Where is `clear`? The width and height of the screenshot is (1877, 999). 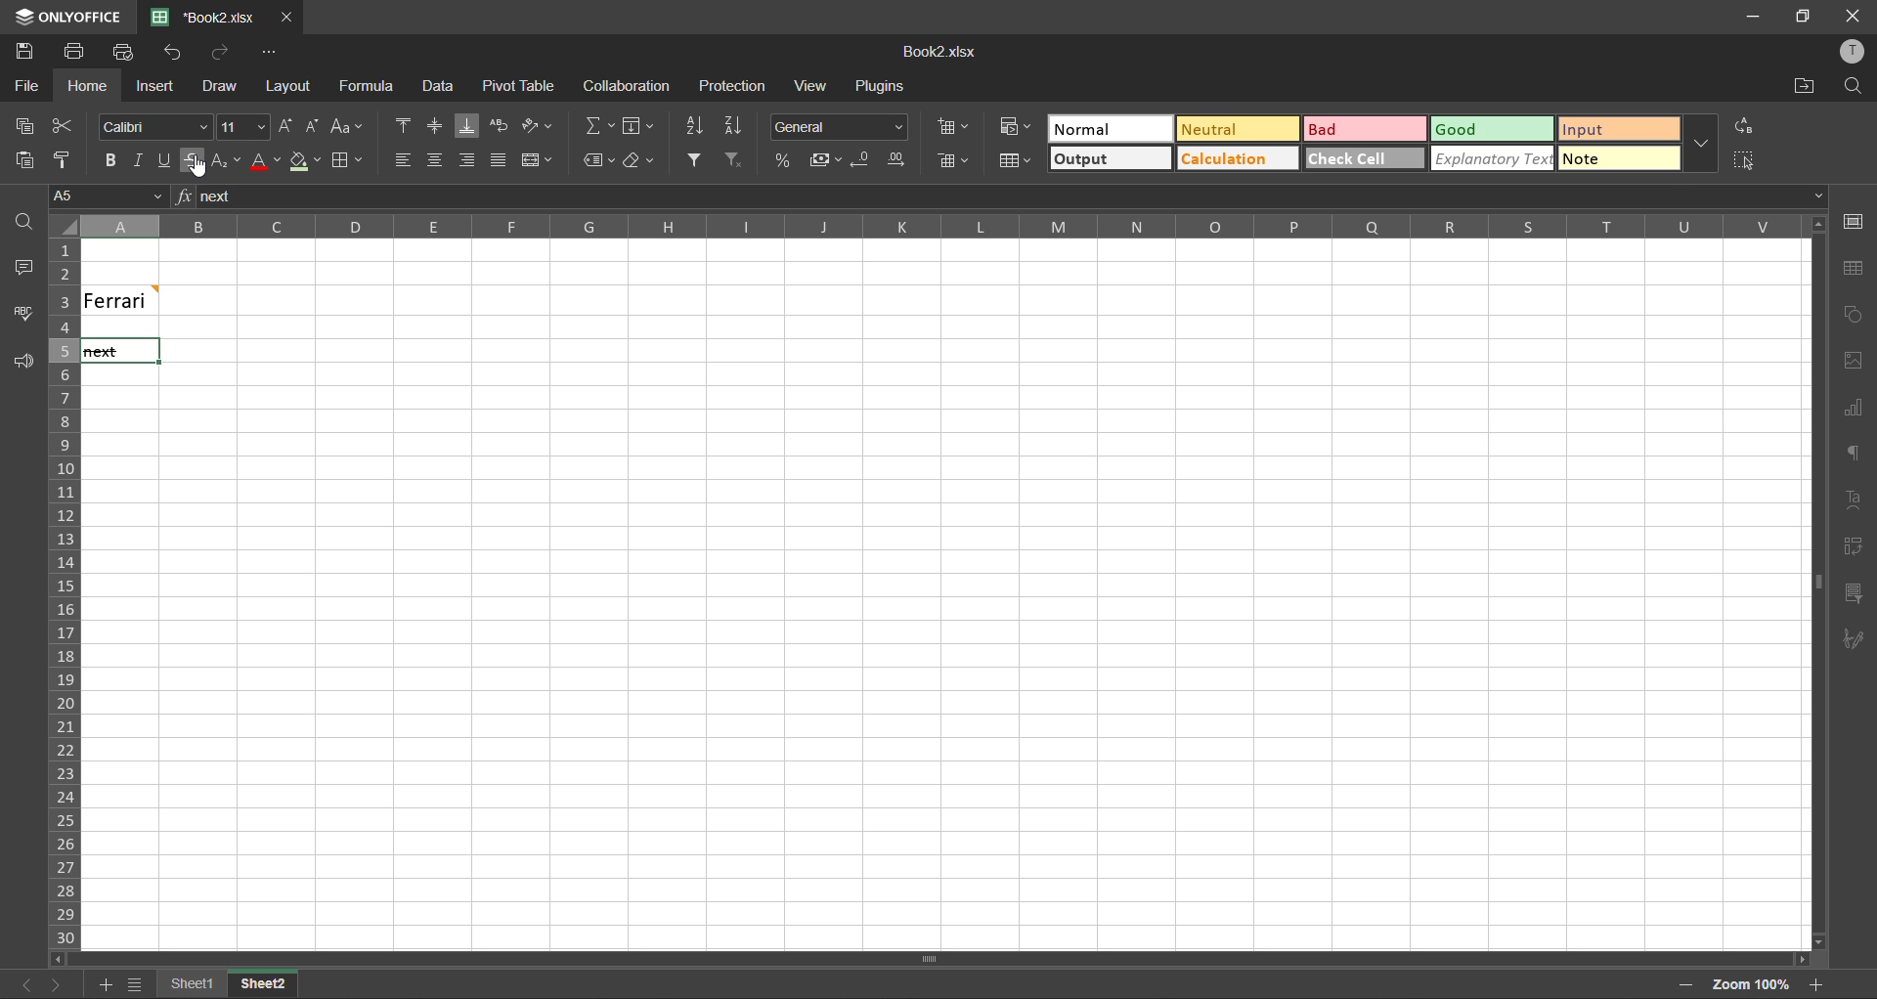 clear is located at coordinates (639, 161).